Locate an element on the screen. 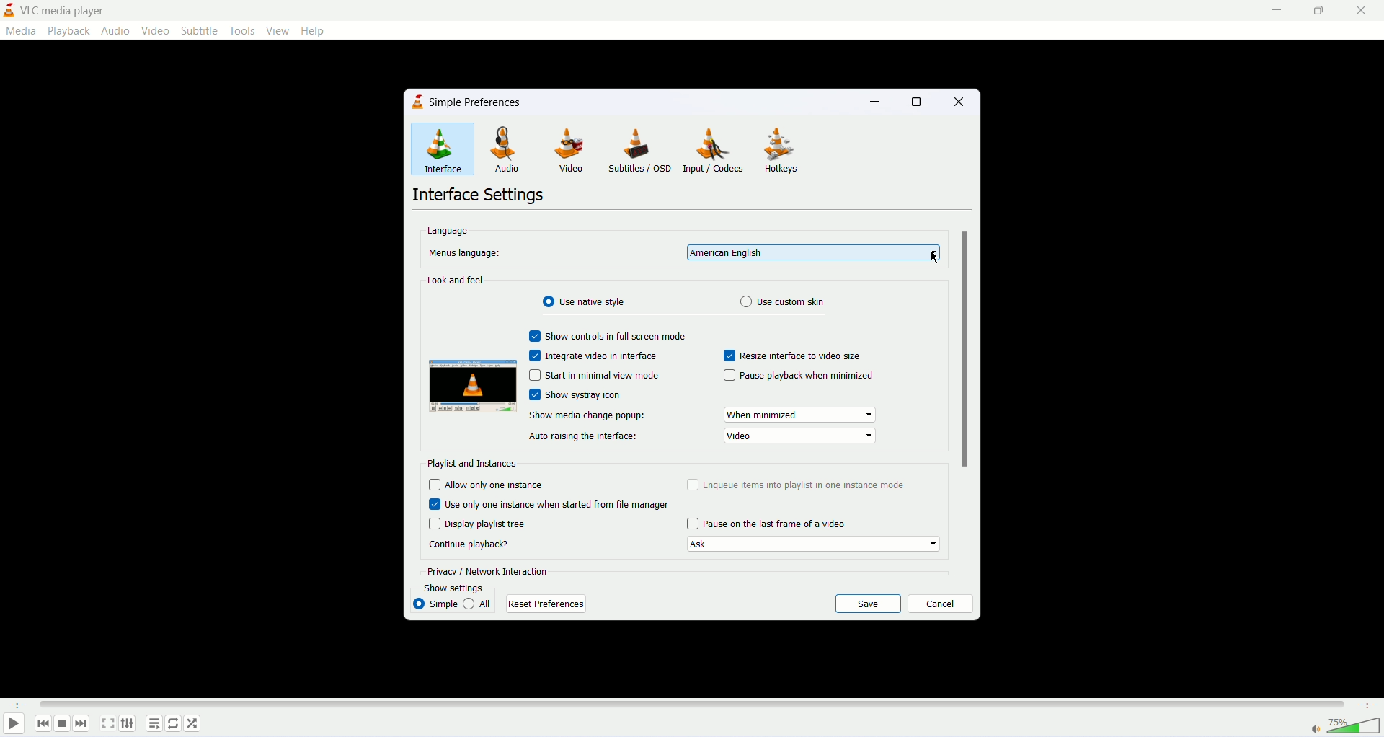 The height and width of the screenshot is (737, 1384). image preview is located at coordinates (472, 387).